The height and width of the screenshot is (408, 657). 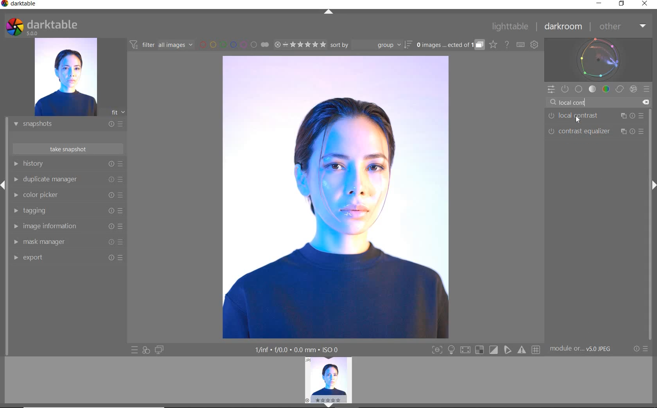 I want to click on SHOW ONLY ACTIVE MODULES, so click(x=565, y=89).